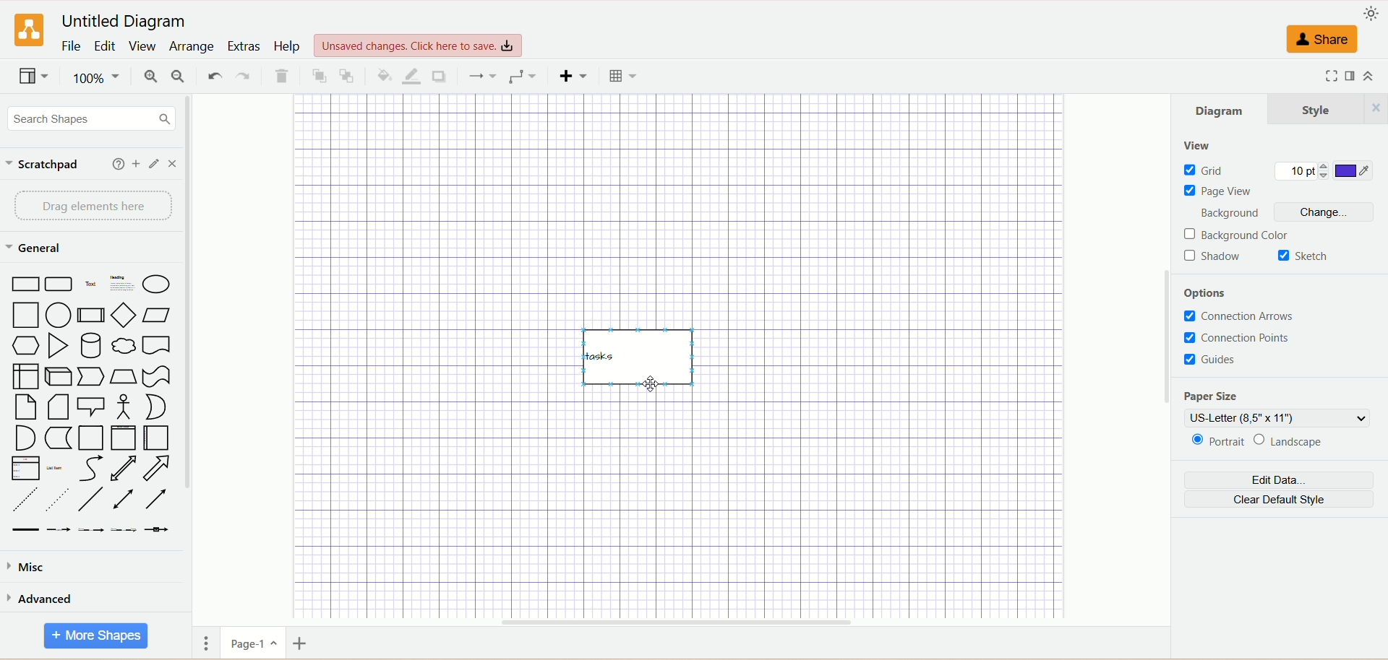  I want to click on Square, so click(26, 316).